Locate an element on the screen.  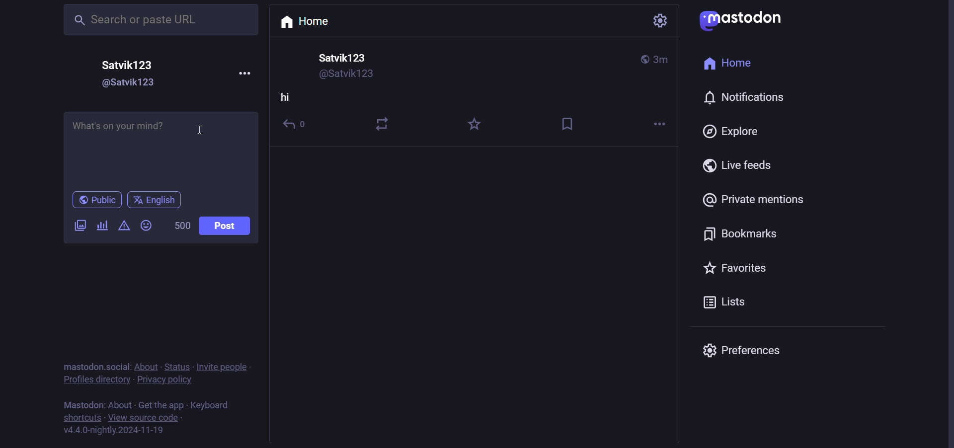
status is located at coordinates (177, 368).